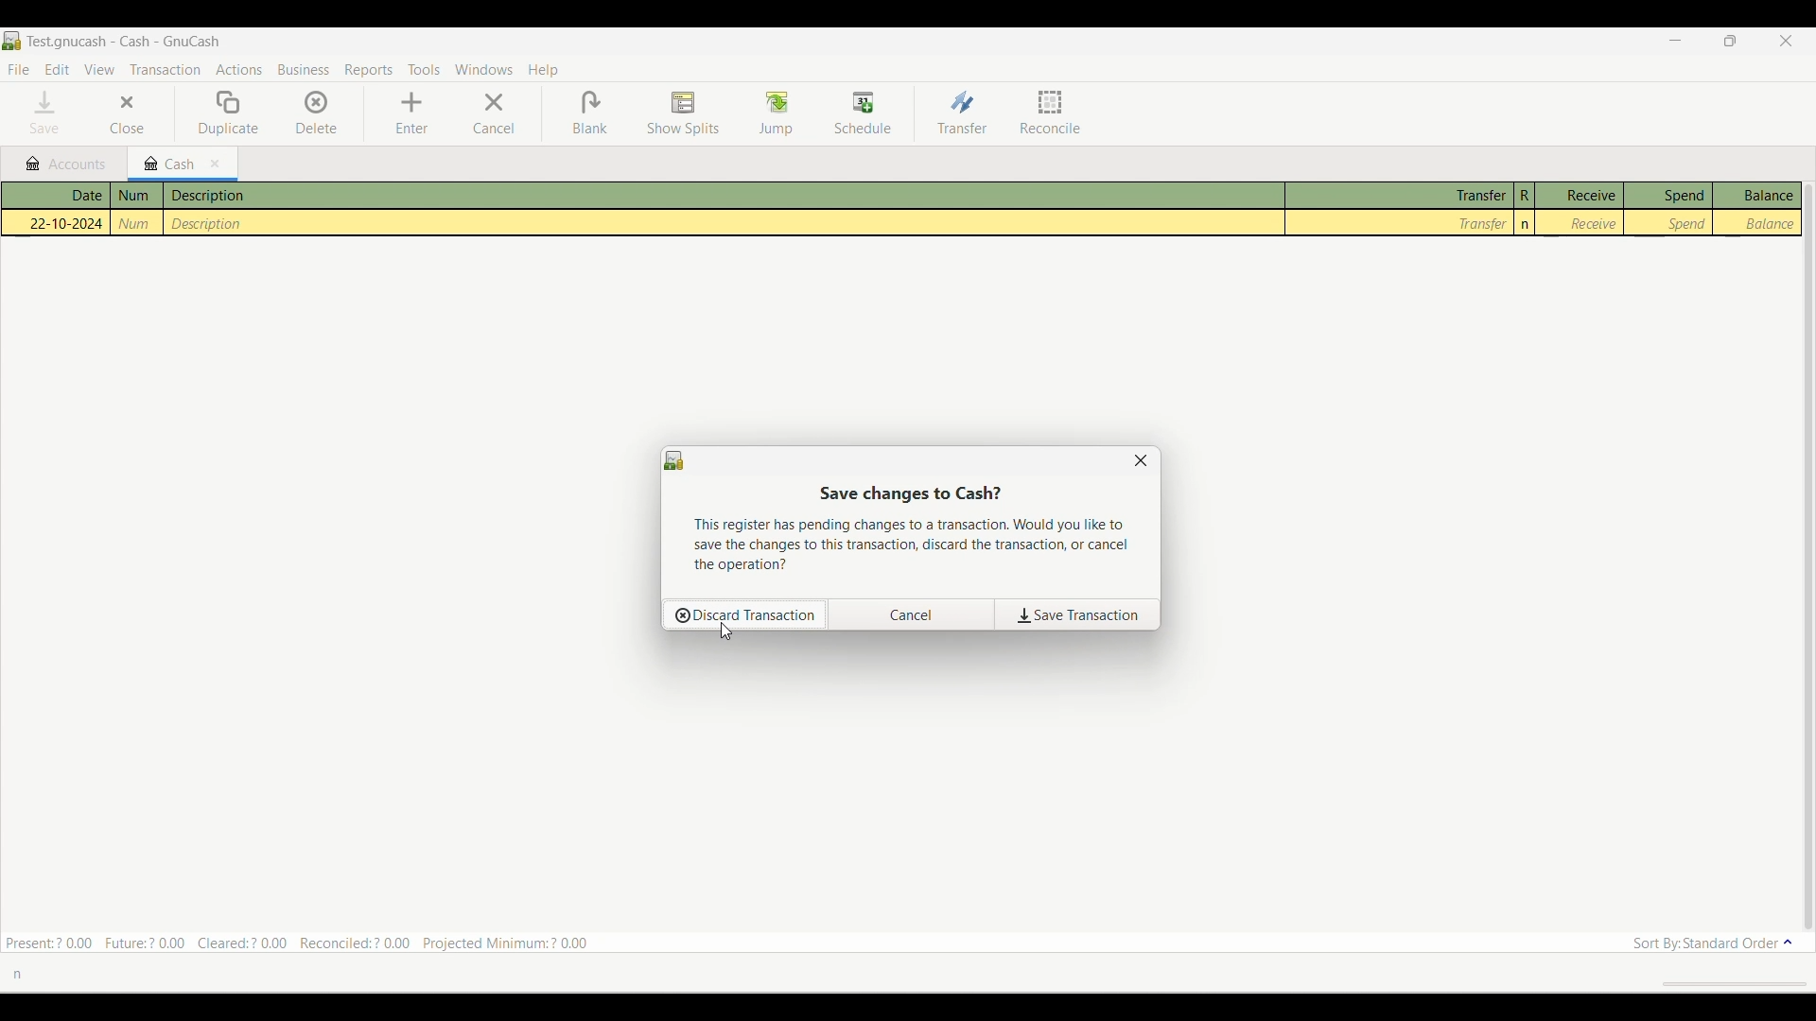 This screenshot has width=1816, height=1021. What do you see at coordinates (44, 112) in the screenshot?
I see `Save` at bounding box center [44, 112].